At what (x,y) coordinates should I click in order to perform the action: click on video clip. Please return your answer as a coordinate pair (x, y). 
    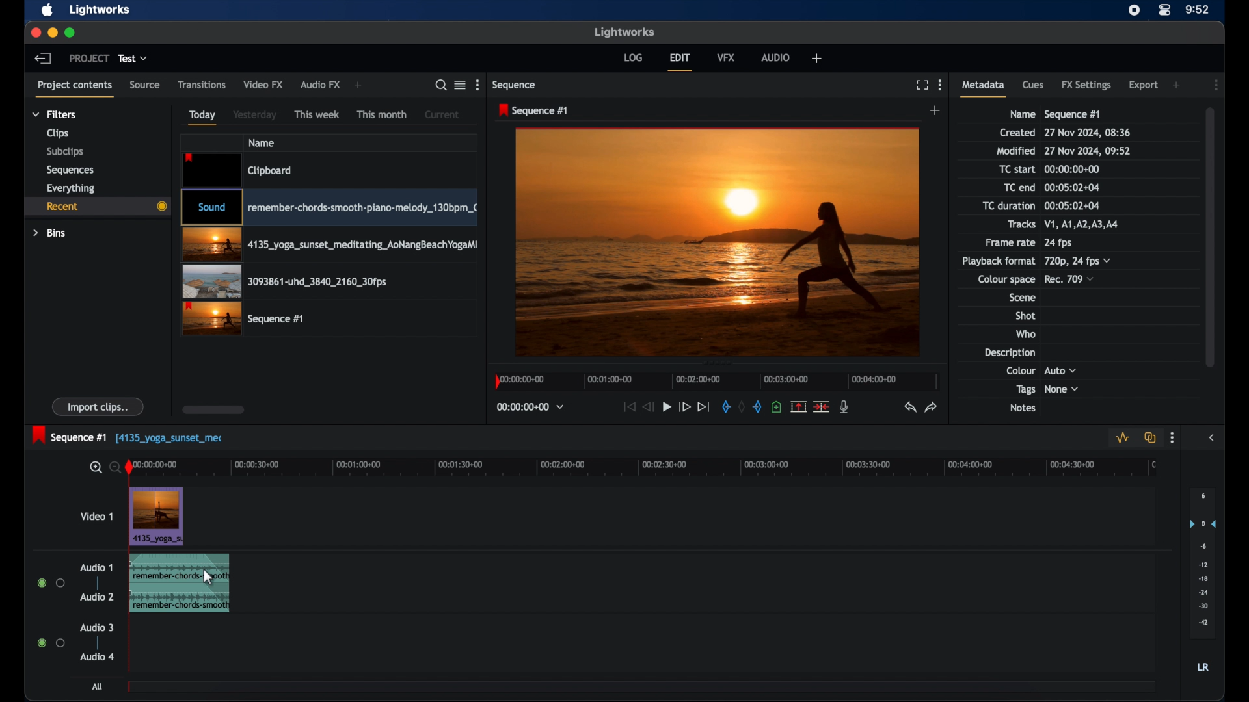
    Looking at the image, I should click on (243, 318).